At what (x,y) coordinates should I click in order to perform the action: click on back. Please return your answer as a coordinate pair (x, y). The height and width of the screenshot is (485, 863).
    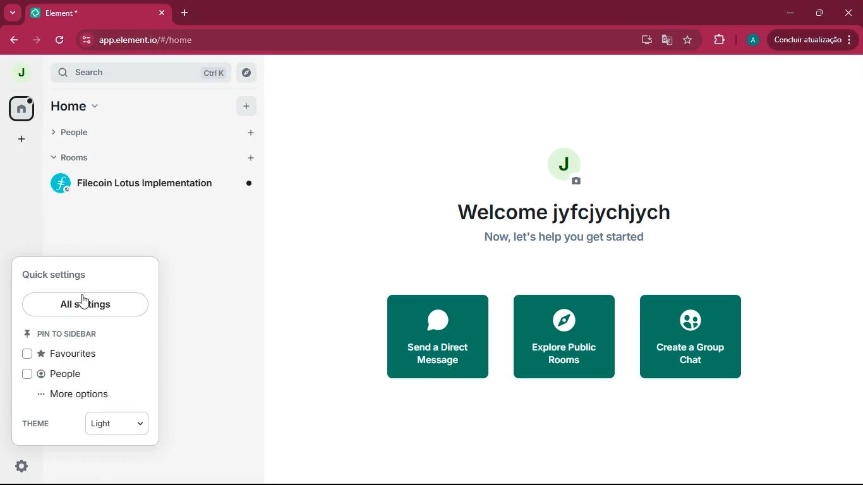
    Looking at the image, I should click on (14, 40).